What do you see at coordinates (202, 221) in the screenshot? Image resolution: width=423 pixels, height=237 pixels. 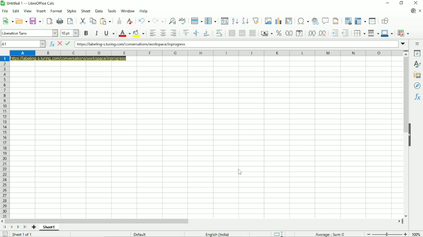 I see `Horizontal scrollbar` at bounding box center [202, 221].